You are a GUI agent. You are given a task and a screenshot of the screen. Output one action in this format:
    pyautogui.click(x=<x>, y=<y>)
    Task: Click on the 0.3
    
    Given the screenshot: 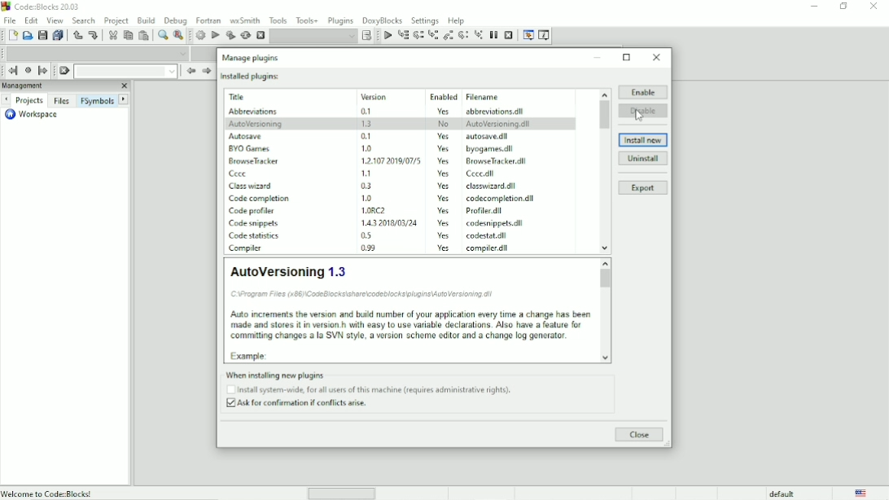 What is the action you would take?
    pyautogui.click(x=367, y=186)
    